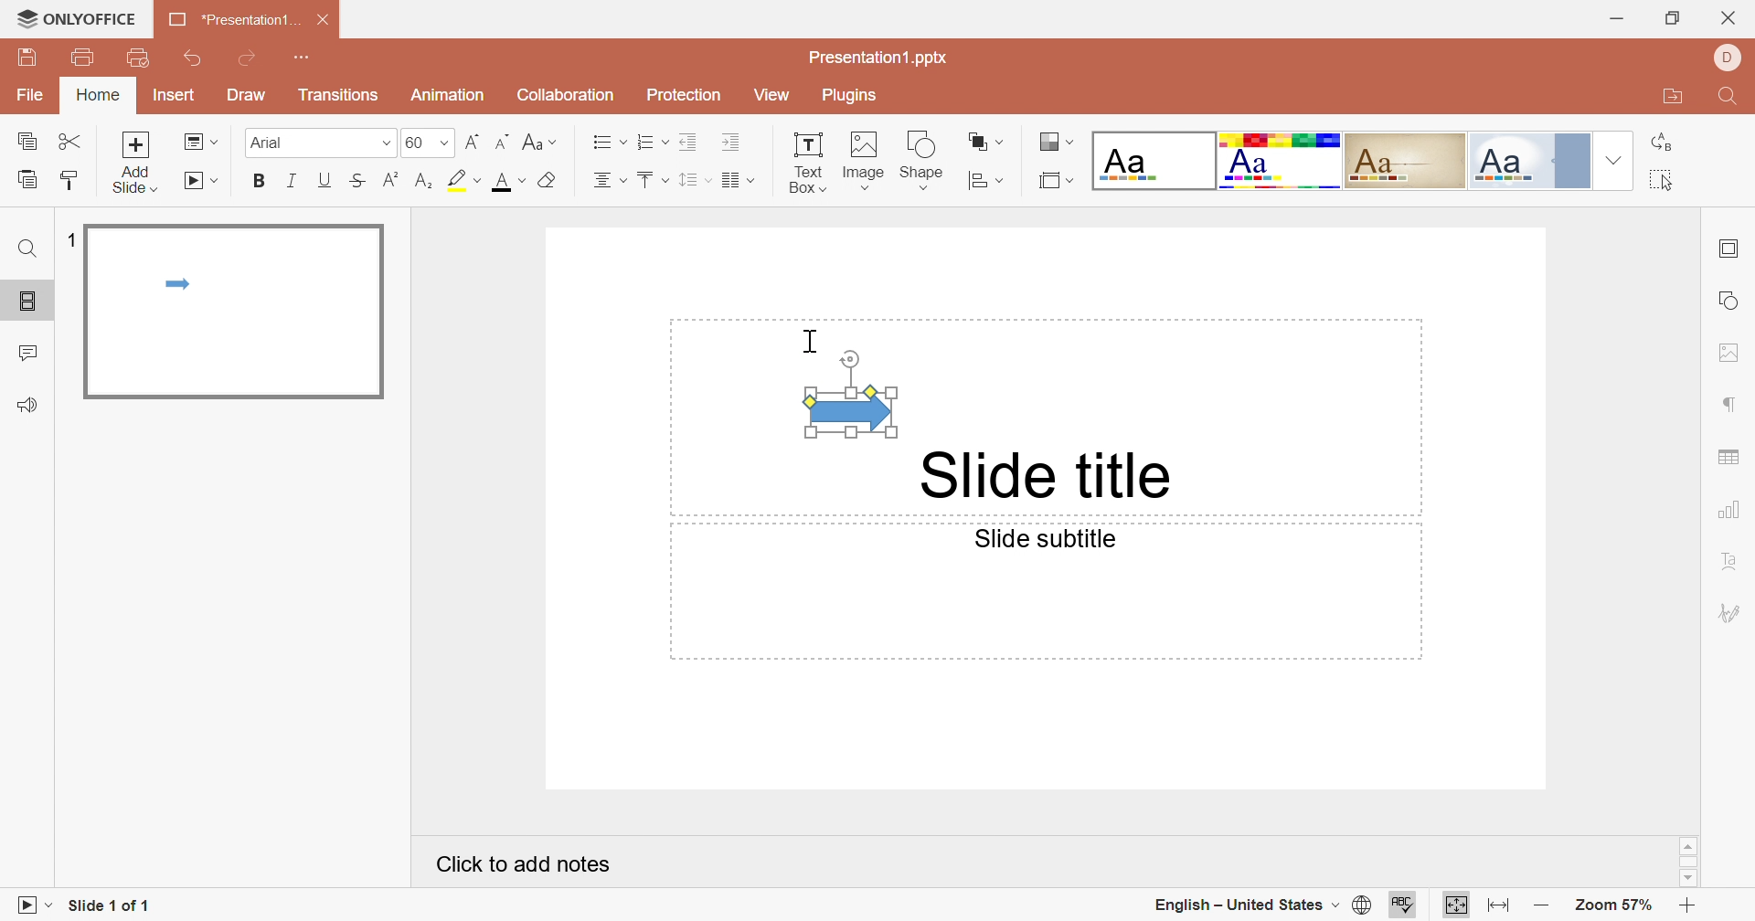 The height and width of the screenshot is (921, 1755). Describe the element at coordinates (1239, 907) in the screenshot. I see `English - United States` at that location.